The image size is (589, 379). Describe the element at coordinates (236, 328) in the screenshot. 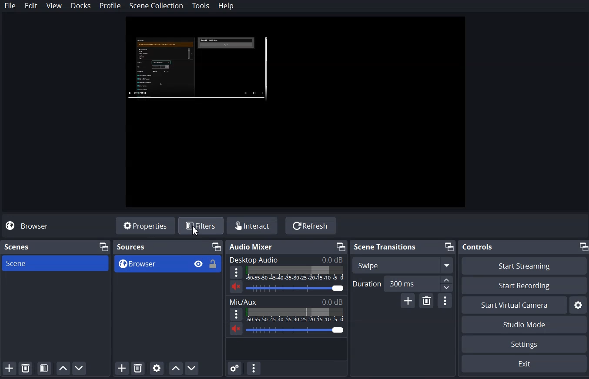

I see `Volume` at that location.